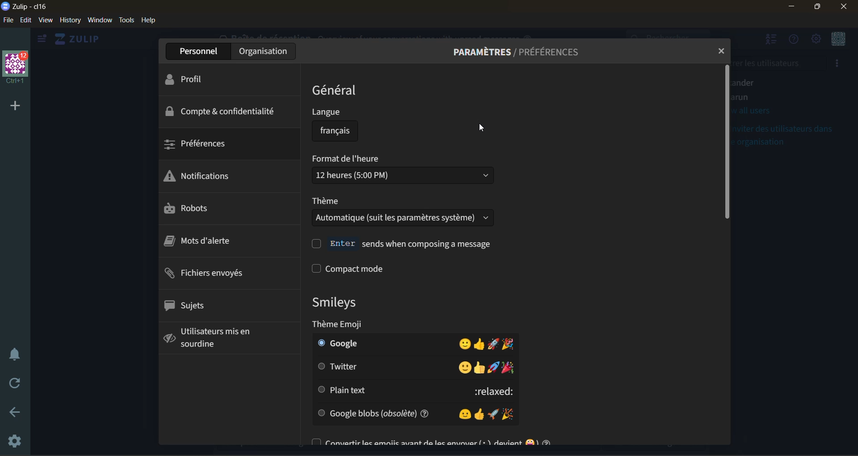 The height and width of the screenshot is (456, 858). What do you see at coordinates (408, 390) in the screenshot?
I see `plain text` at bounding box center [408, 390].